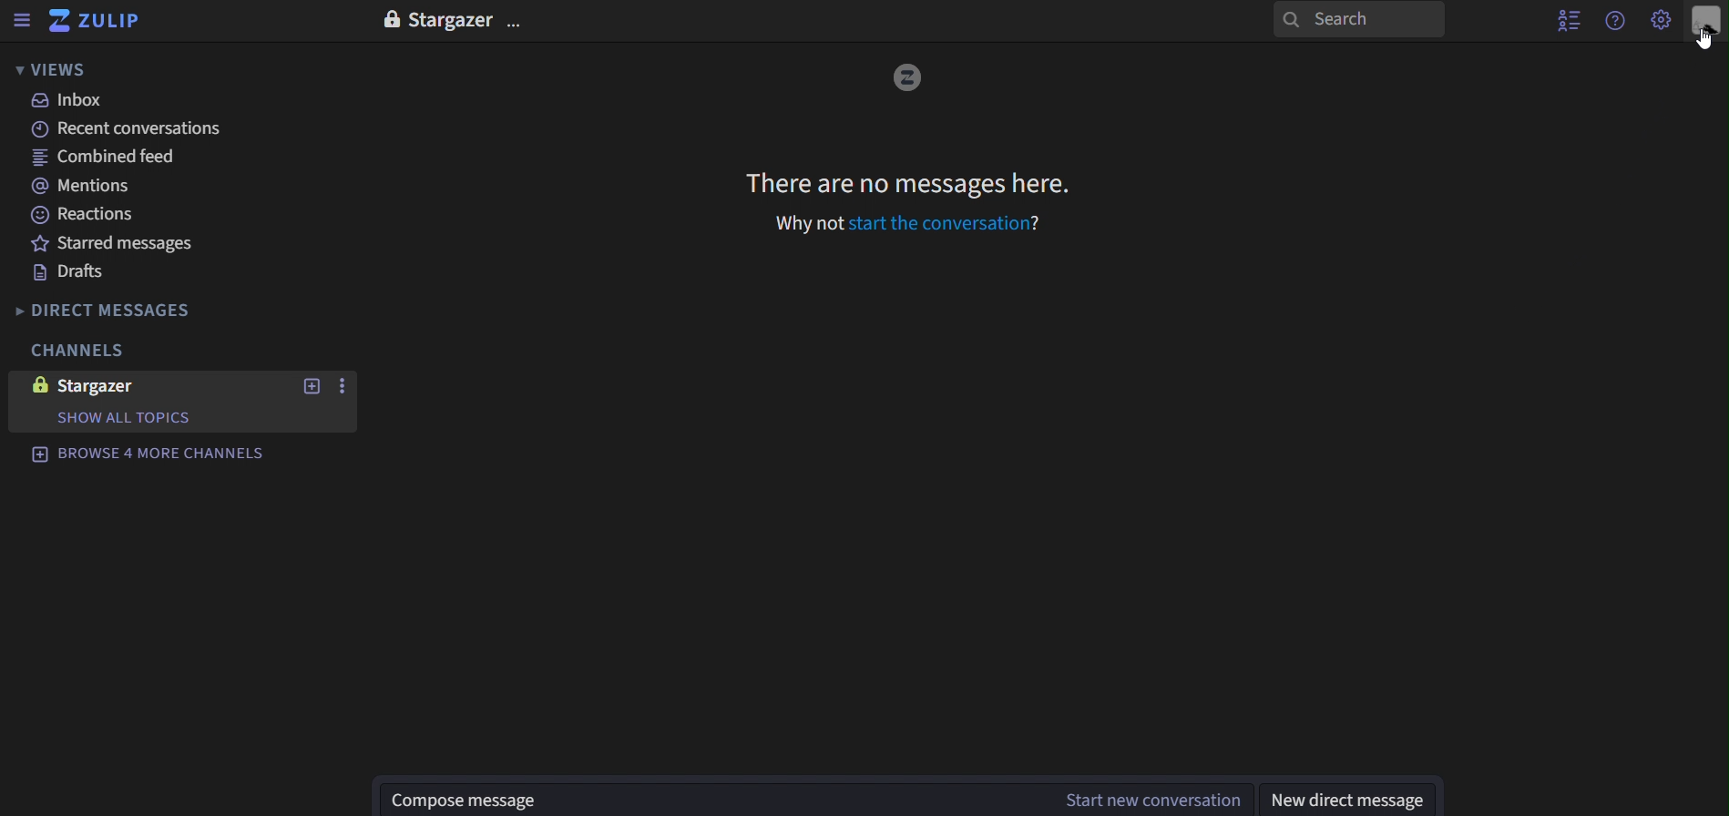 This screenshot has width=1729, height=816. Describe the element at coordinates (469, 19) in the screenshot. I see `text` at that location.